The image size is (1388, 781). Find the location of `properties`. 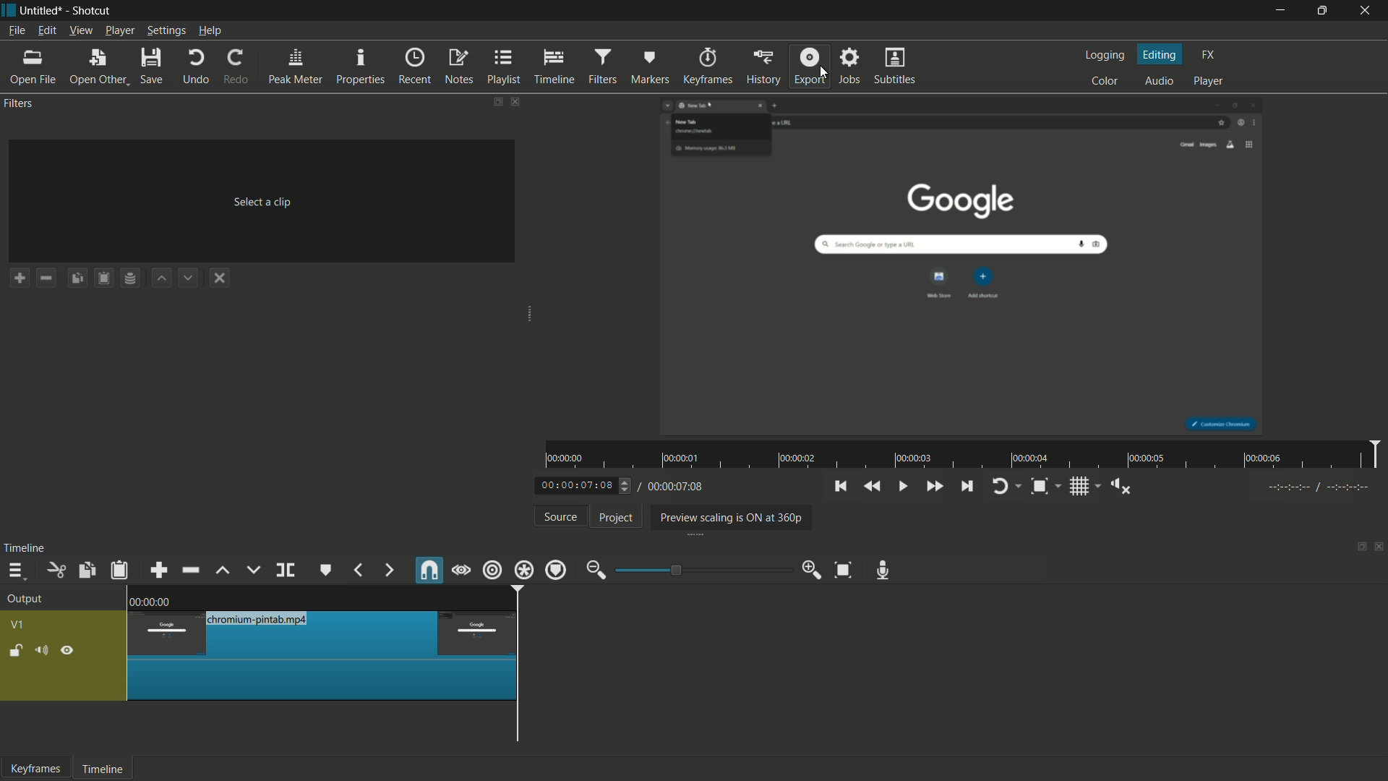

properties is located at coordinates (359, 67).